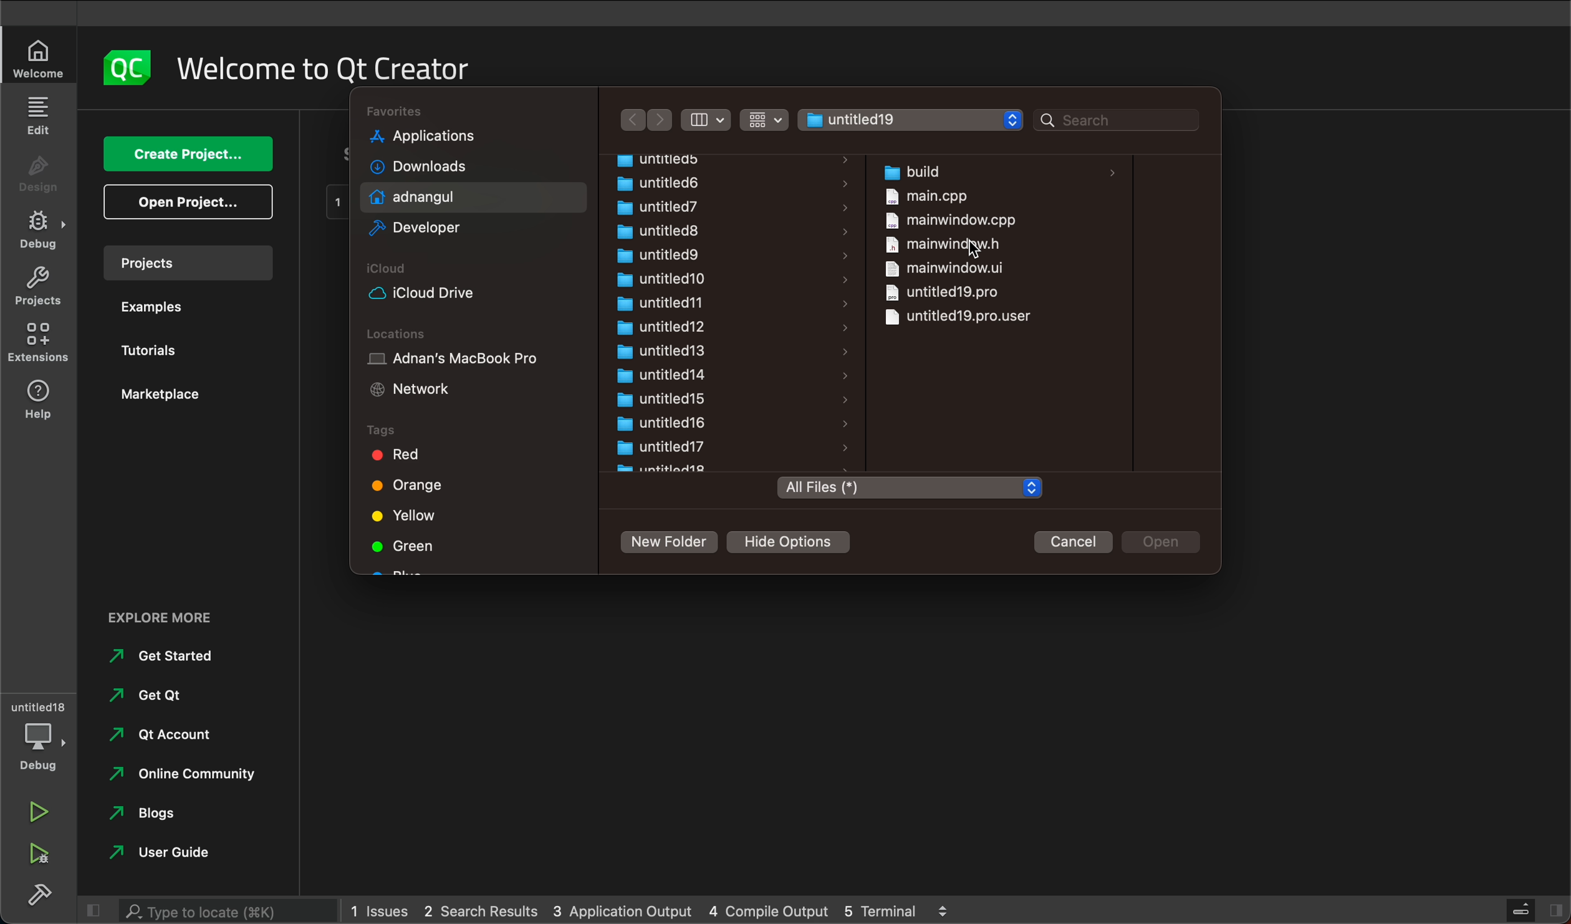 Image resolution: width=1571 pixels, height=924 pixels. What do you see at coordinates (667, 232) in the screenshot?
I see `untitled8` at bounding box center [667, 232].